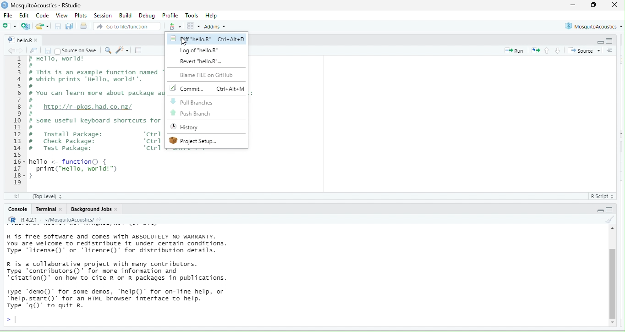 This screenshot has height=332, width=625. What do you see at coordinates (604, 196) in the screenshot?
I see `R Script ` at bounding box center [604, 196].